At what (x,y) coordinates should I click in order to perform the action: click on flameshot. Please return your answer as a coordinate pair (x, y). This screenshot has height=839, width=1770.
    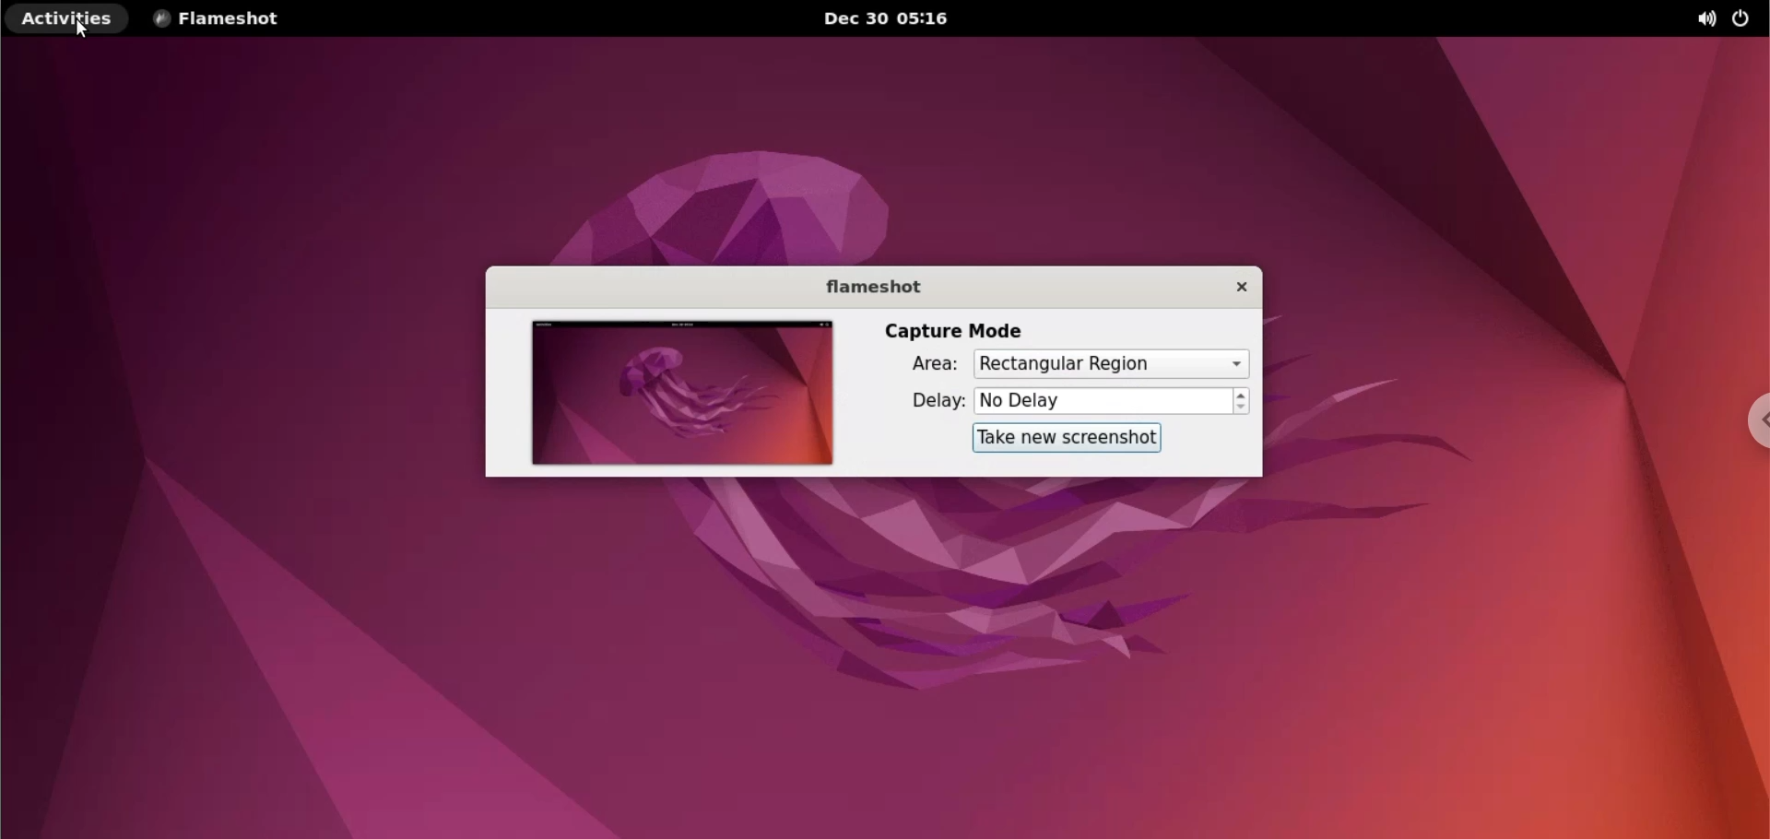
    Looking at the image, I should click on (872, 289).